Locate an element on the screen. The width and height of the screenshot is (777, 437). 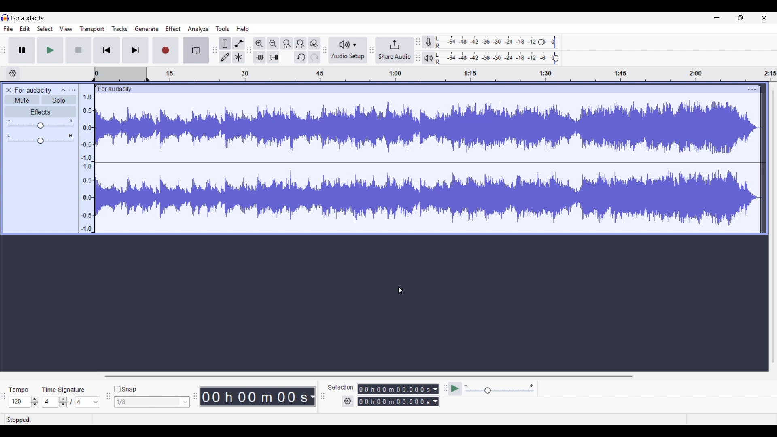
Mute is located at coordinates (22, 100).